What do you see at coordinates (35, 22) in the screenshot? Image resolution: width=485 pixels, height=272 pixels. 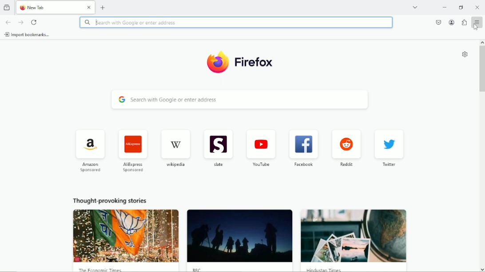 I see `reload current page` at bounding box center [35, 22].